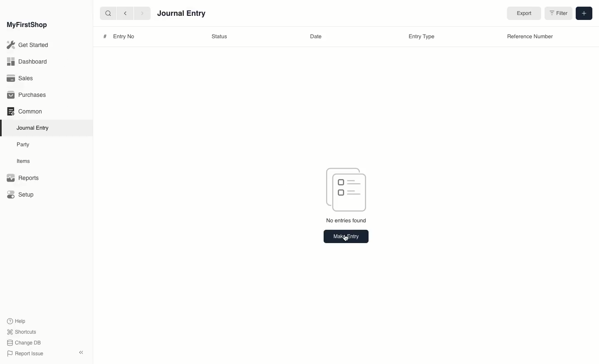 Image resolution: width=599 pixels, height=364 pixels. I want to click on Status, so click(221, 37).